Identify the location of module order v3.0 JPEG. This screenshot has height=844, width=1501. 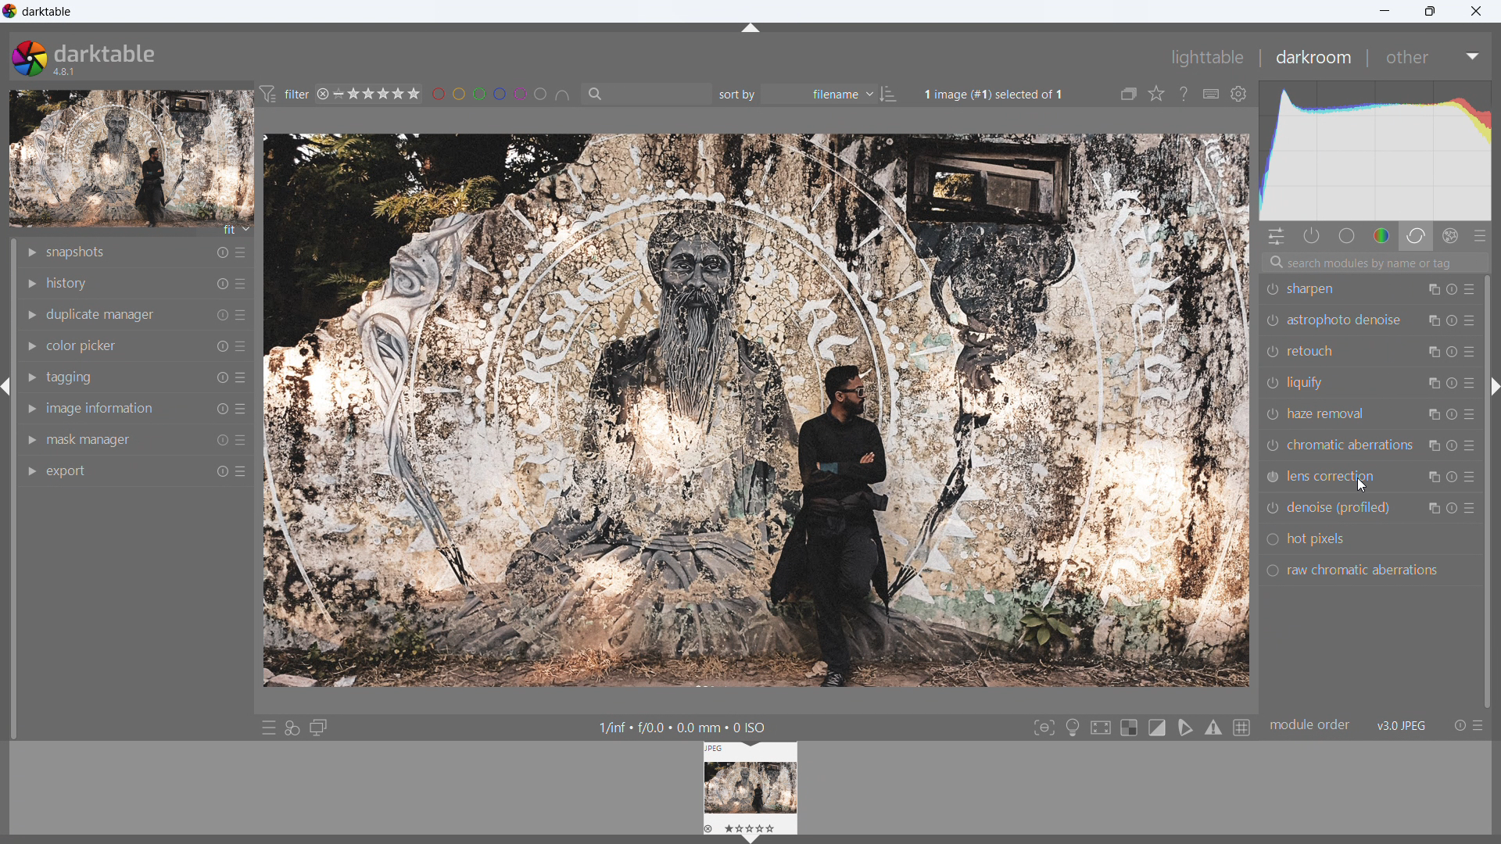
(1355, 723).